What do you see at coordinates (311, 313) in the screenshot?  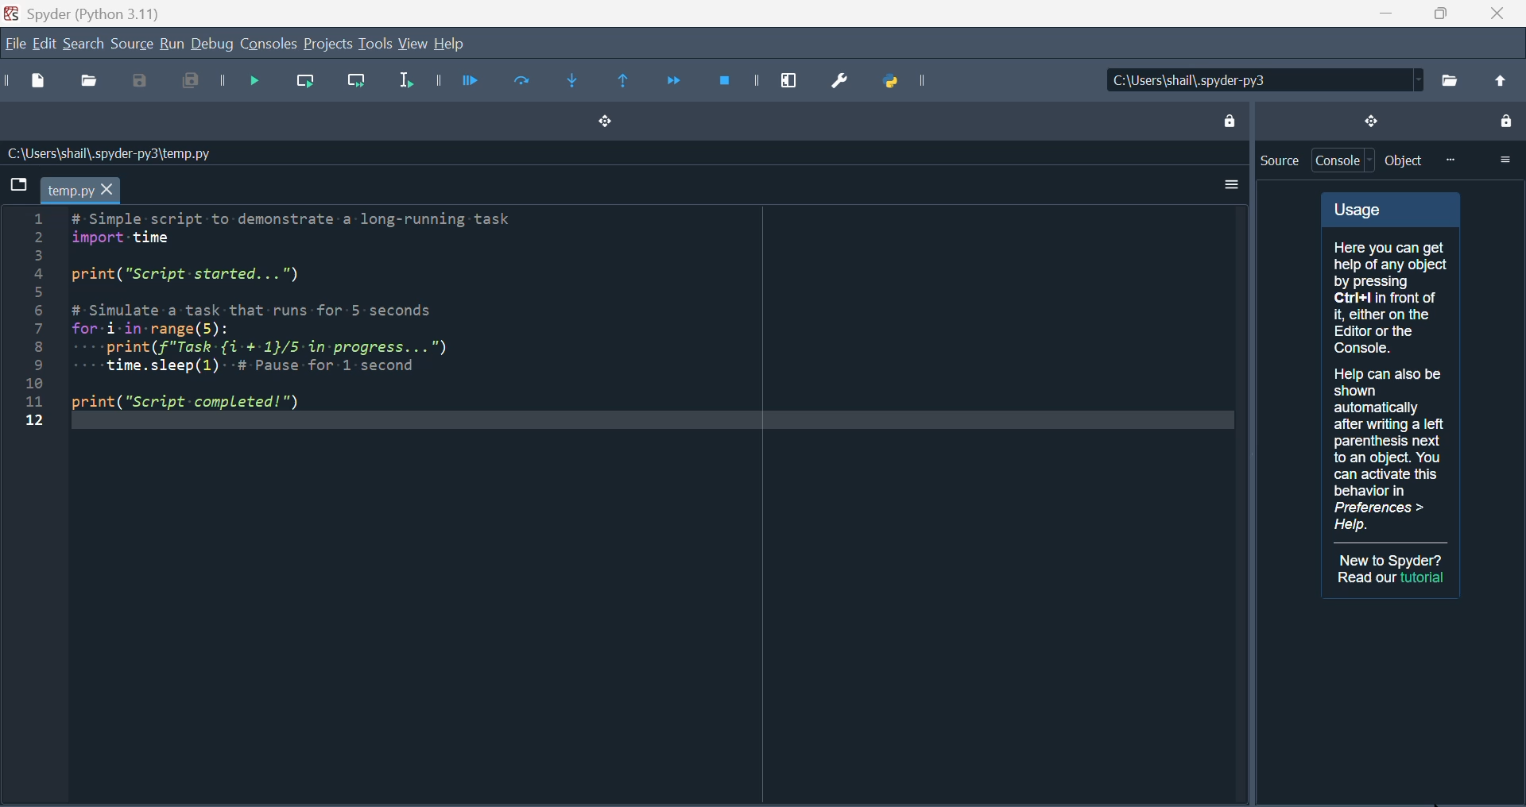 I see `Python code` at bounding box center [311, 313].